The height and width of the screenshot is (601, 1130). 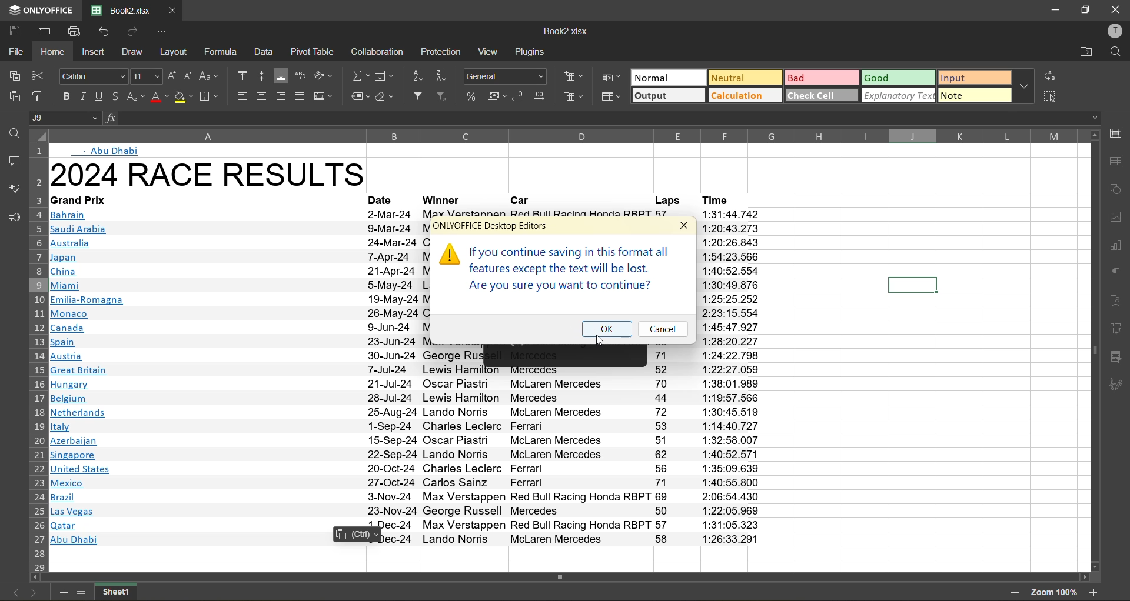 What do you see at coordinates (598, 341) in the screenshot?
I see `Cursor` at bounding box center [598, 341].